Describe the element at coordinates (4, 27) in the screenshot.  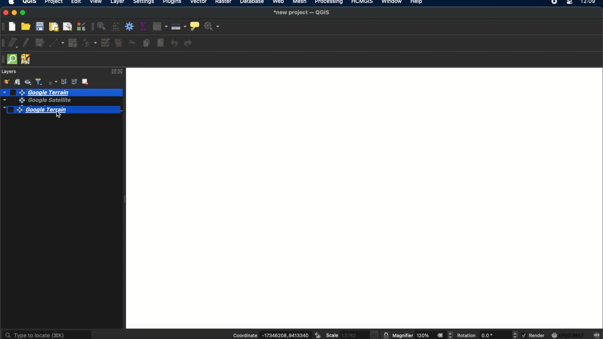
I see `project toolbar` at that location.